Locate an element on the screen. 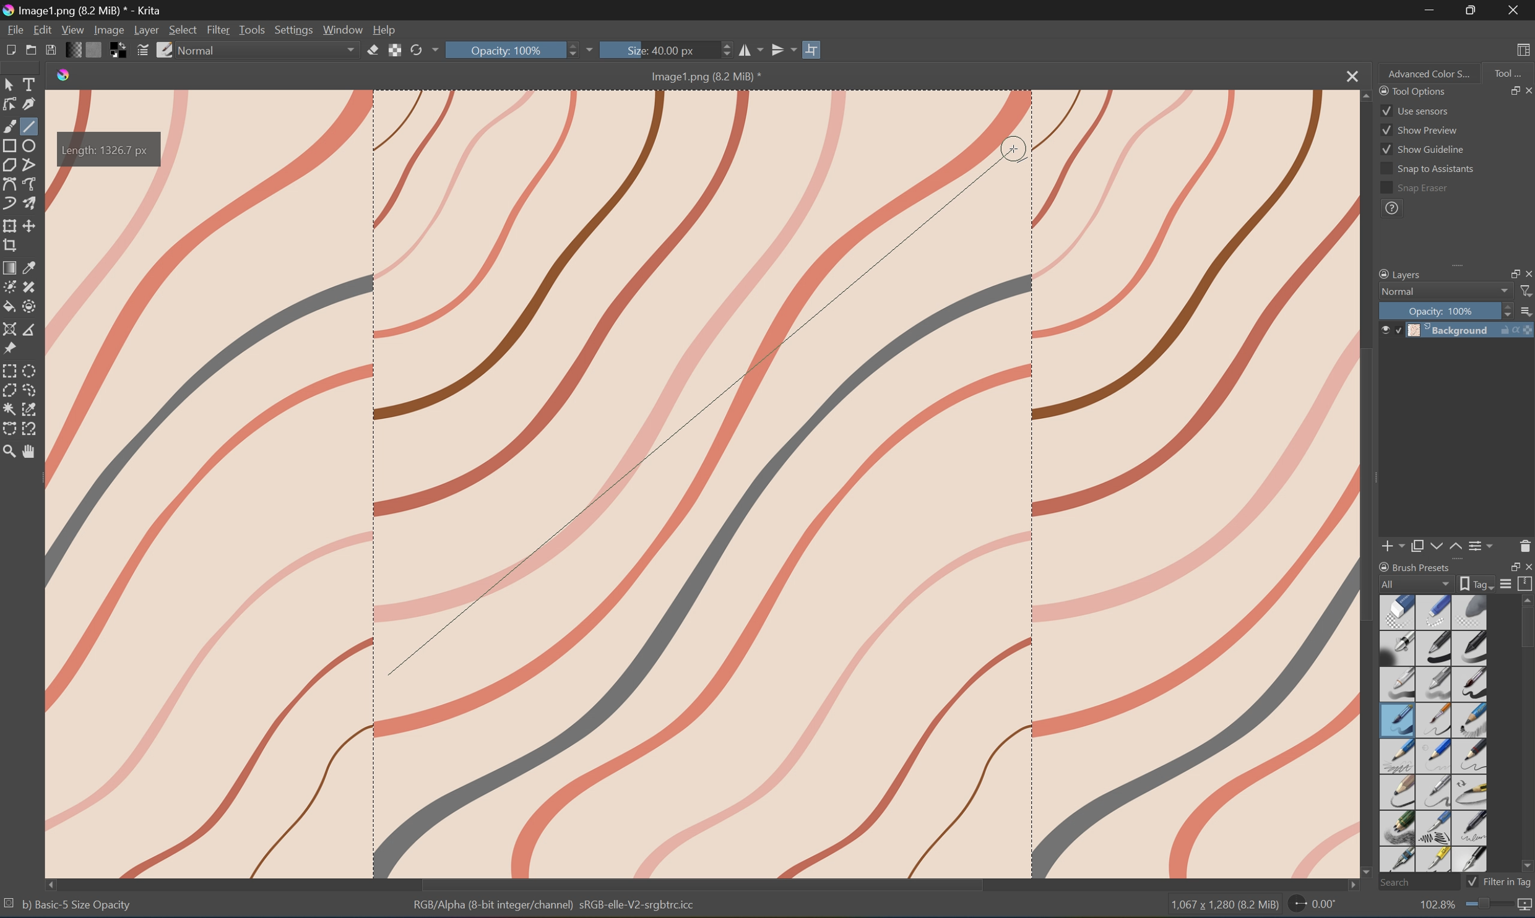 Image resolution: width=1535 pixels, height=918 pixels. Close is located at coordinates (1526, 566).